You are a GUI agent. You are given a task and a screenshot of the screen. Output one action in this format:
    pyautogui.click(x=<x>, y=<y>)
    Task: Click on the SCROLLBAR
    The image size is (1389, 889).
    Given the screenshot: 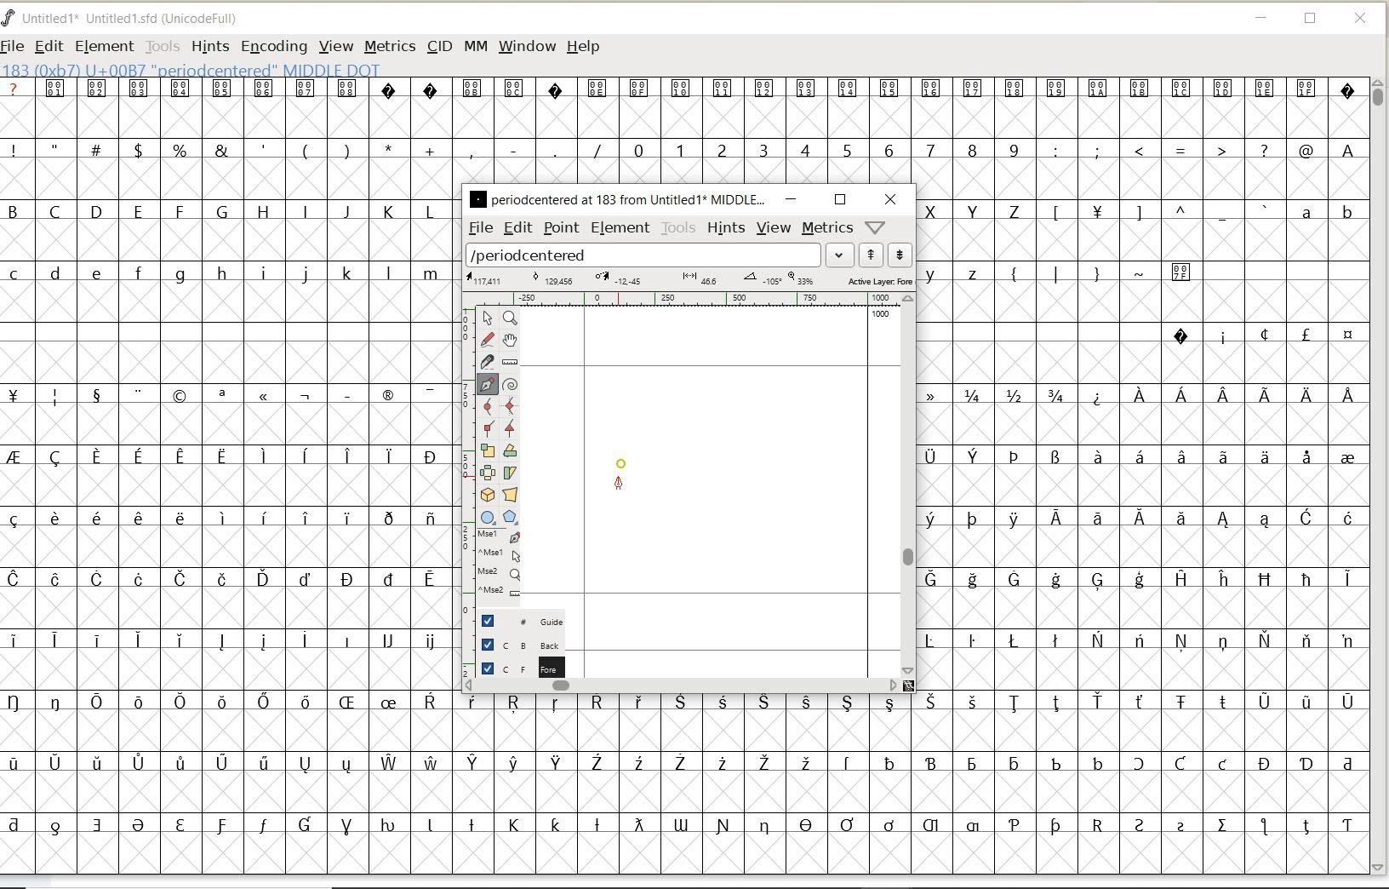 What is the action you would take?
    pyautogui.click(x=1380, y=476)
    